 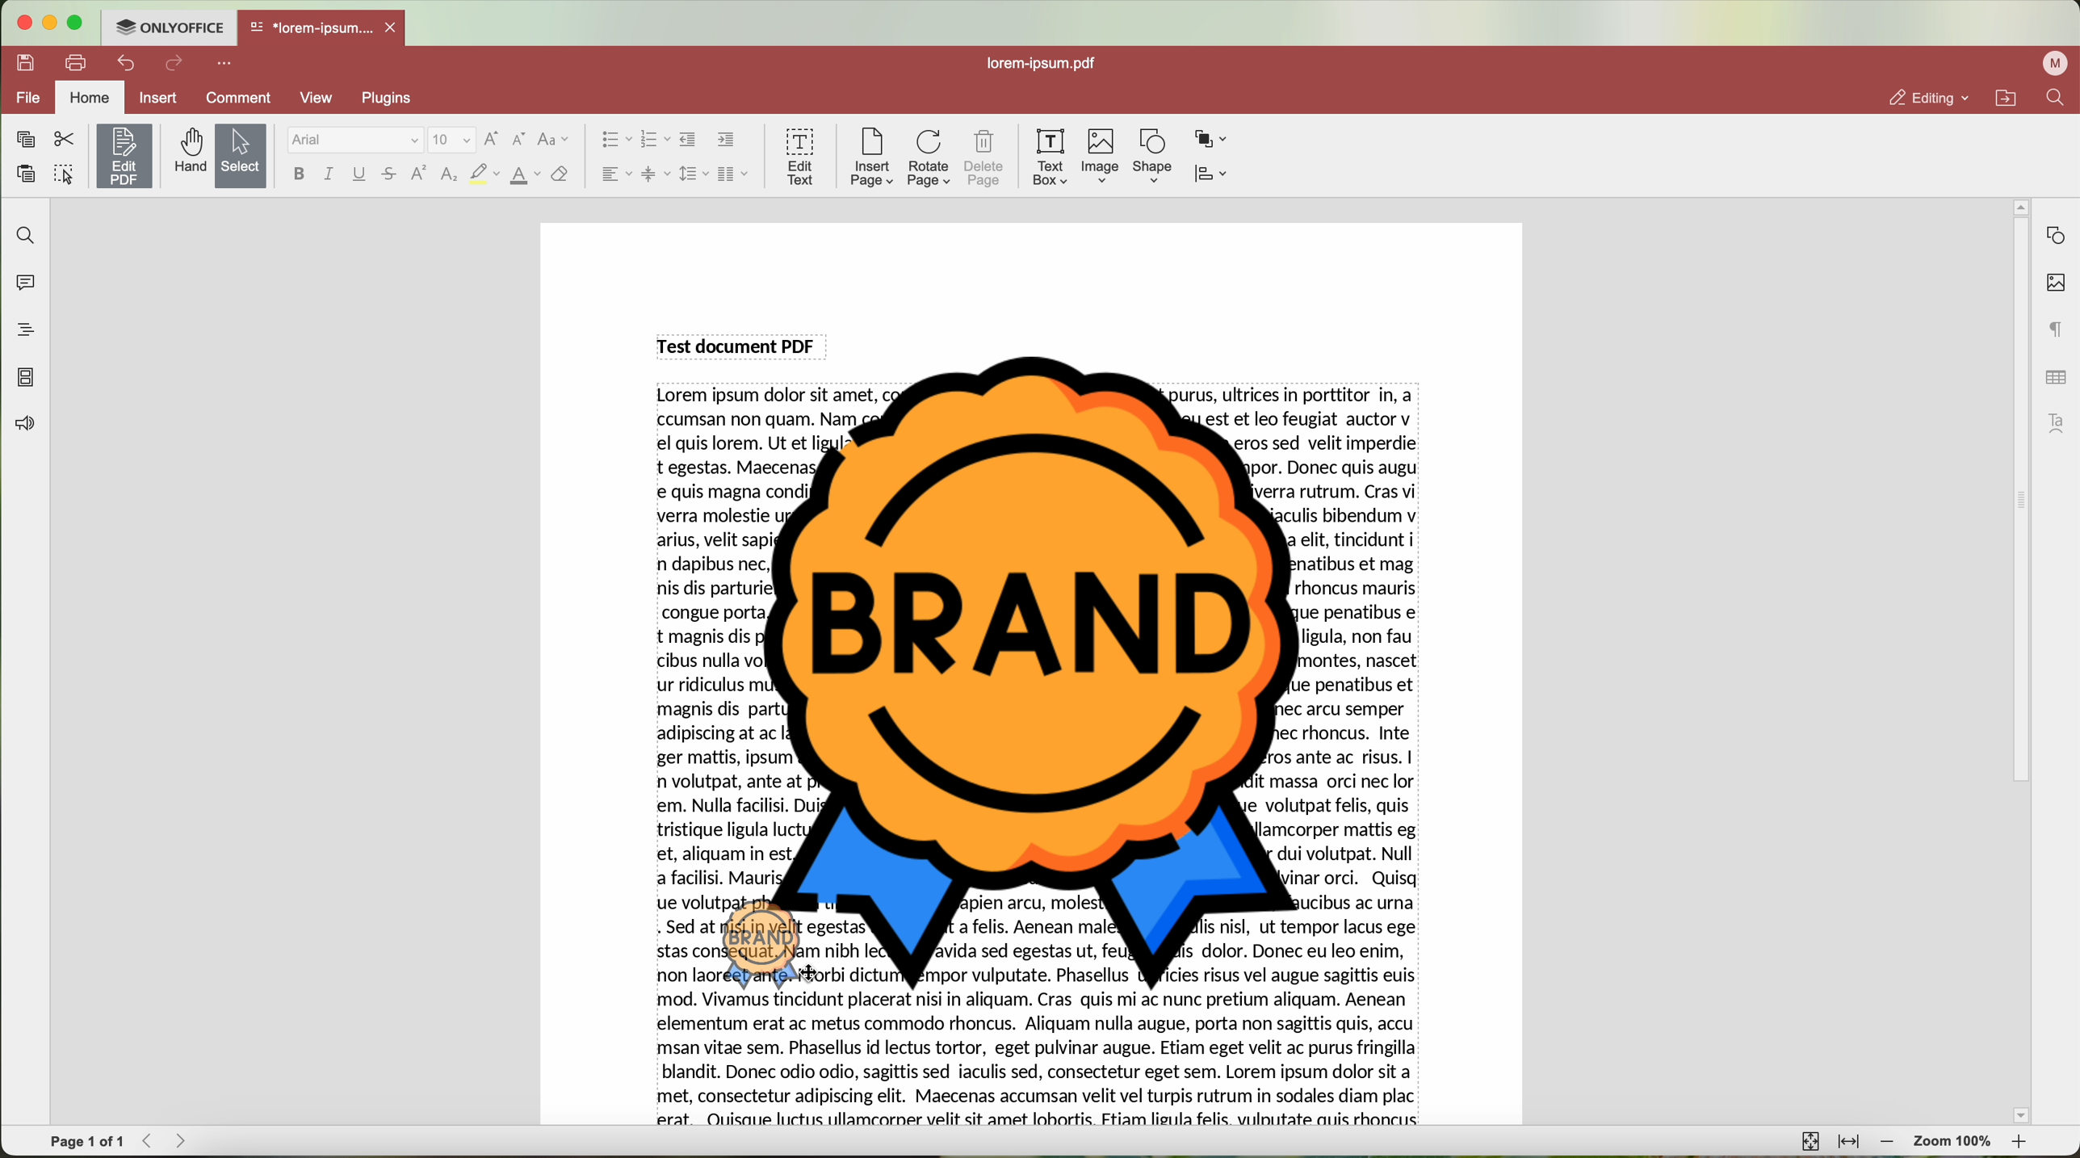 I want to click on fit to page, so click(x=1808, y=1140).